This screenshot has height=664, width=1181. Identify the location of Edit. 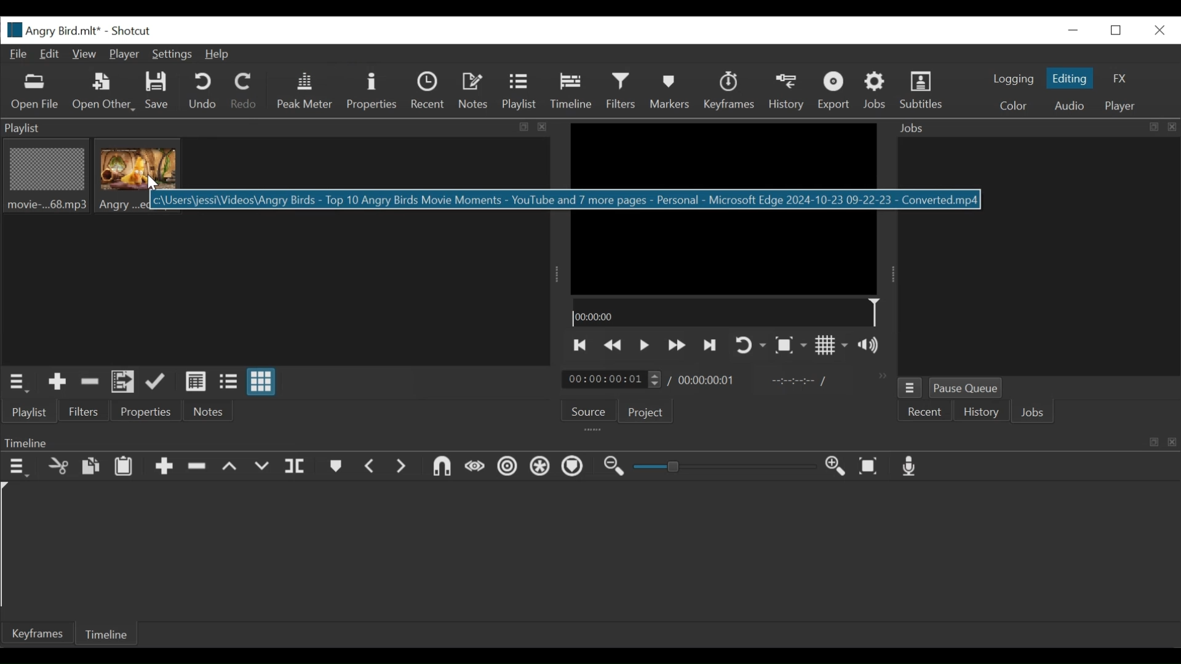
(51, 55).